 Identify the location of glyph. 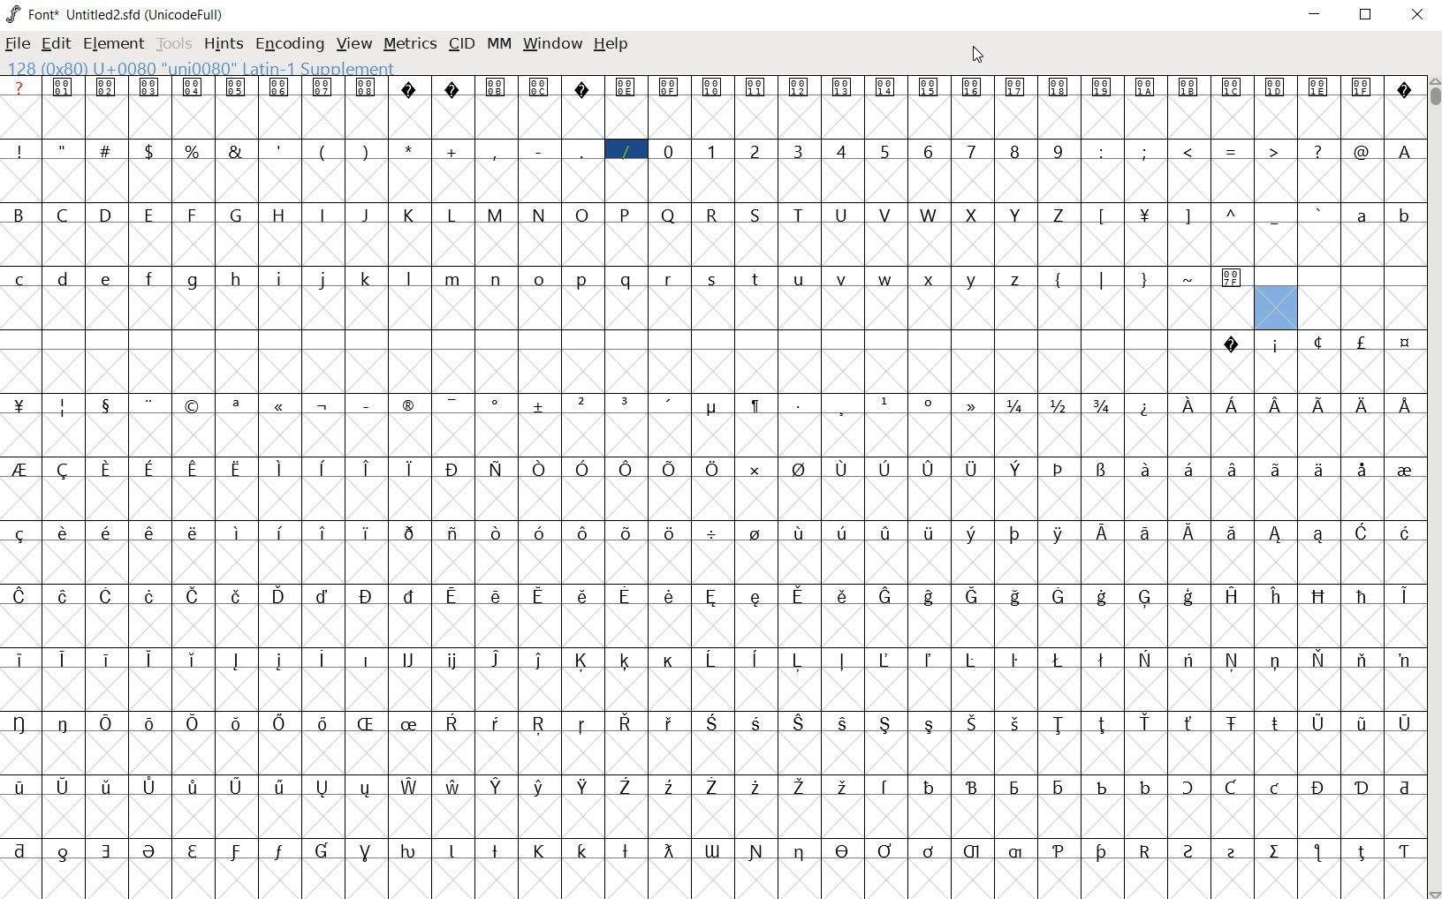
(626, 722).